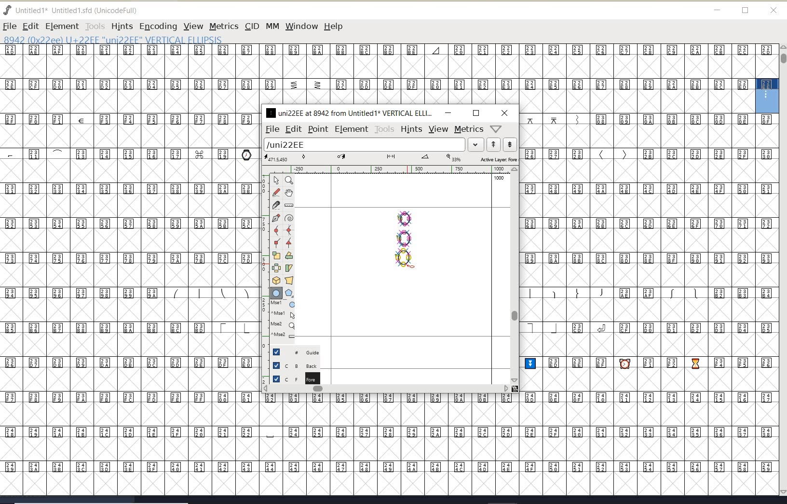  Describe the element at coordinates (505, 113) in the screenshot. I see `close` at that location.